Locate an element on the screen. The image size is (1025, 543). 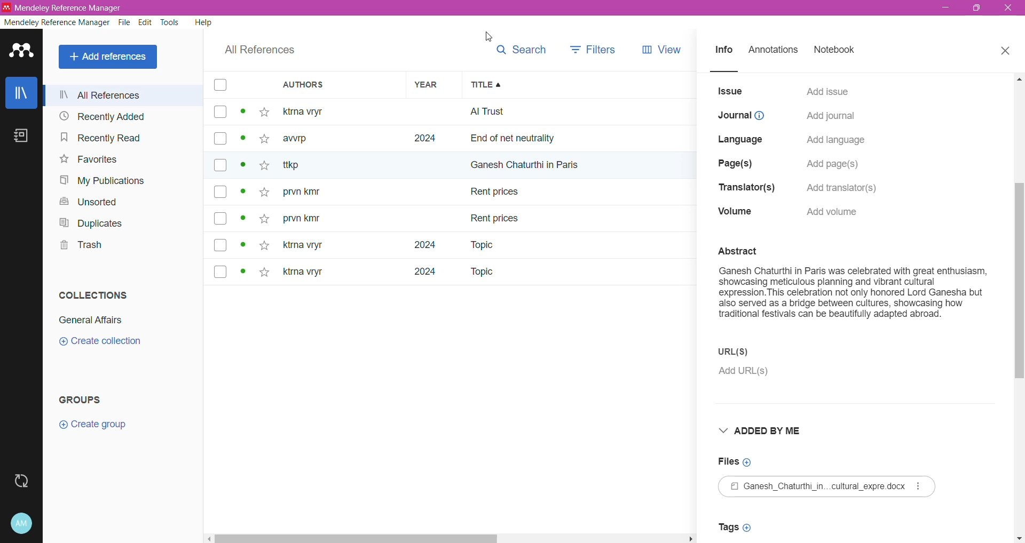
Click to add Journal is located at coordinates (830, 117).